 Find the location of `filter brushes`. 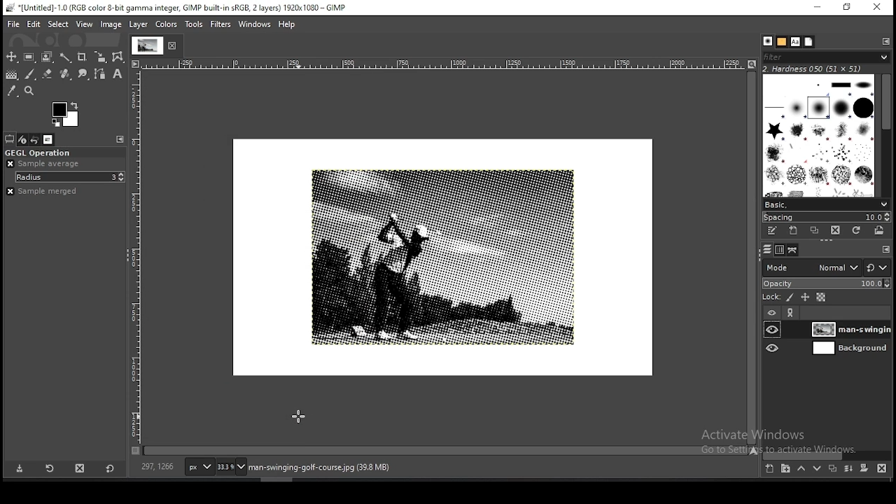

filter brushes is located at coordinates (825, 57).